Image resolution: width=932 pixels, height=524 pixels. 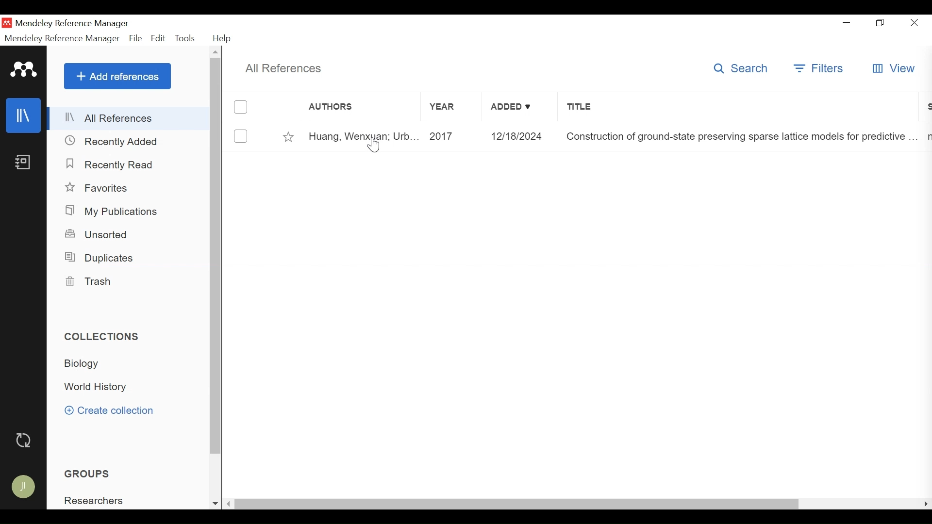 What do you see at coordinates (98, 234) in the screenshot?
I see `Unsorted` at bounding box center [98, 234].